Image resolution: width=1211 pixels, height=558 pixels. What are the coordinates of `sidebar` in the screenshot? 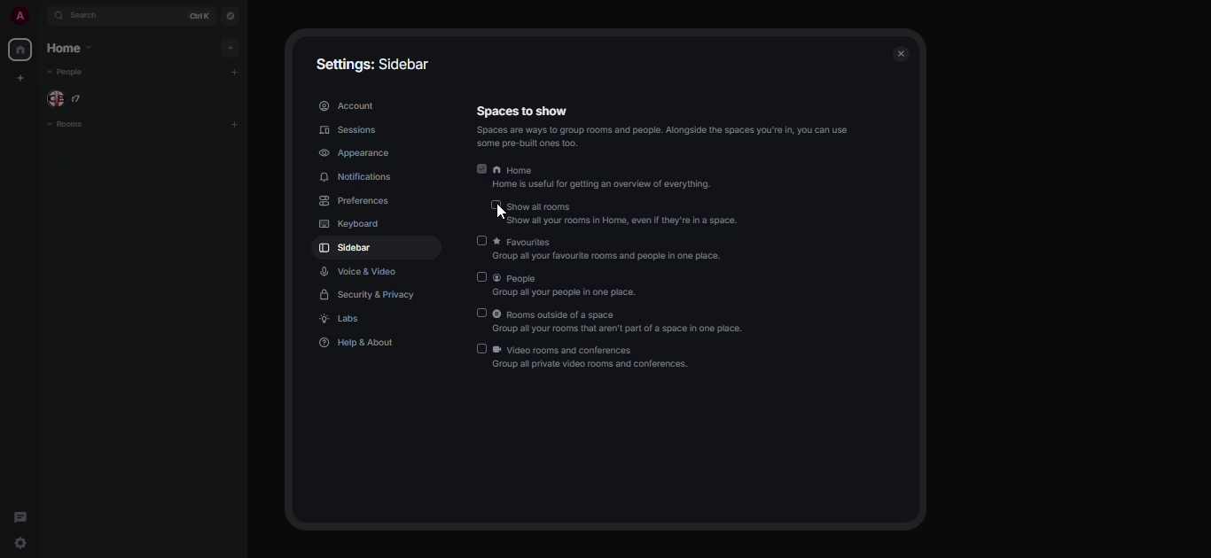 It's located at (348, 249).